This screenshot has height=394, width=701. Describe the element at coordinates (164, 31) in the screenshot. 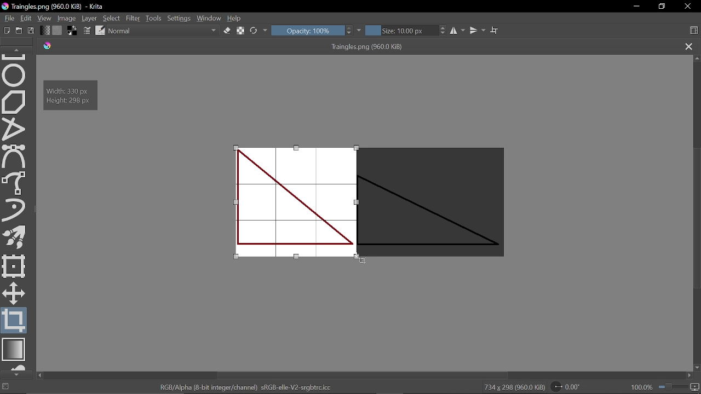

I see `Normal` at that location.